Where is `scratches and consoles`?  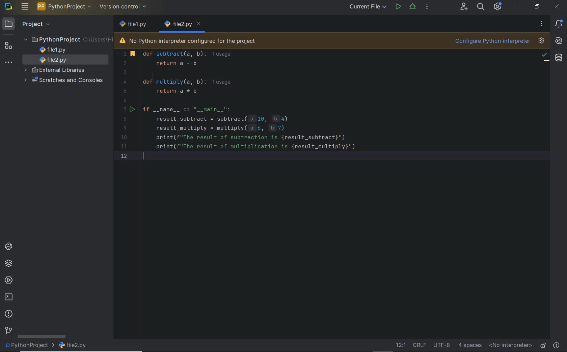
scratches and consoles is located at coordinates (65, 81).